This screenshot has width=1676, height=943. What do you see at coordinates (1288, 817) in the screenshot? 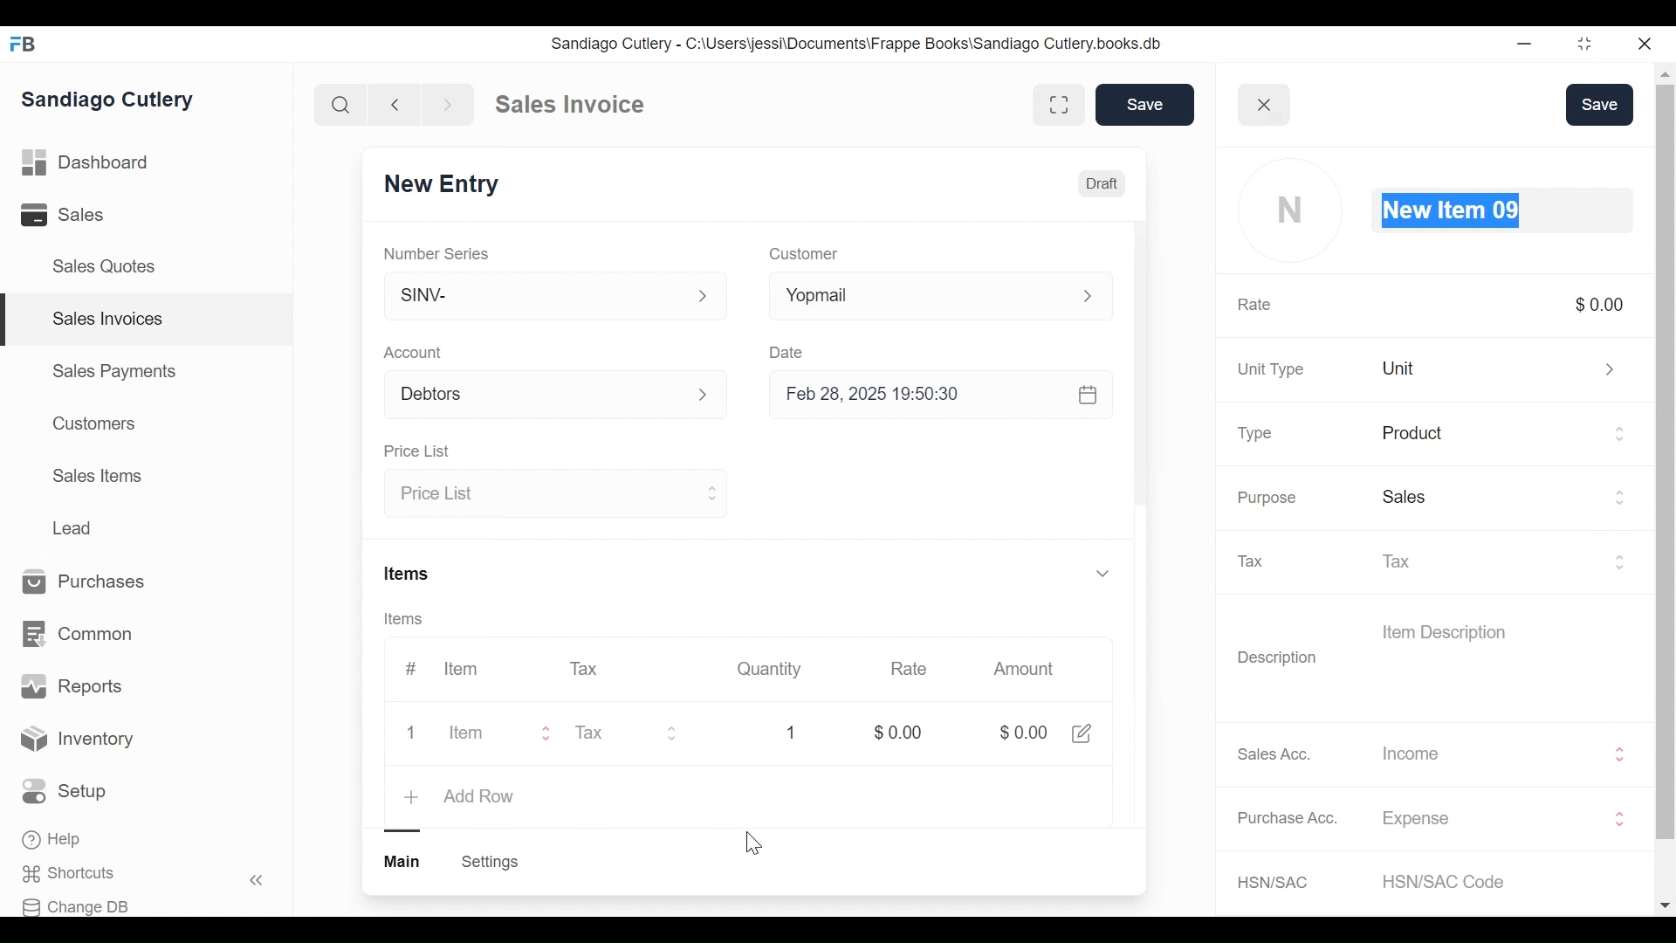
I see `Purchase Acc.` at bounding box center [1288, 817].